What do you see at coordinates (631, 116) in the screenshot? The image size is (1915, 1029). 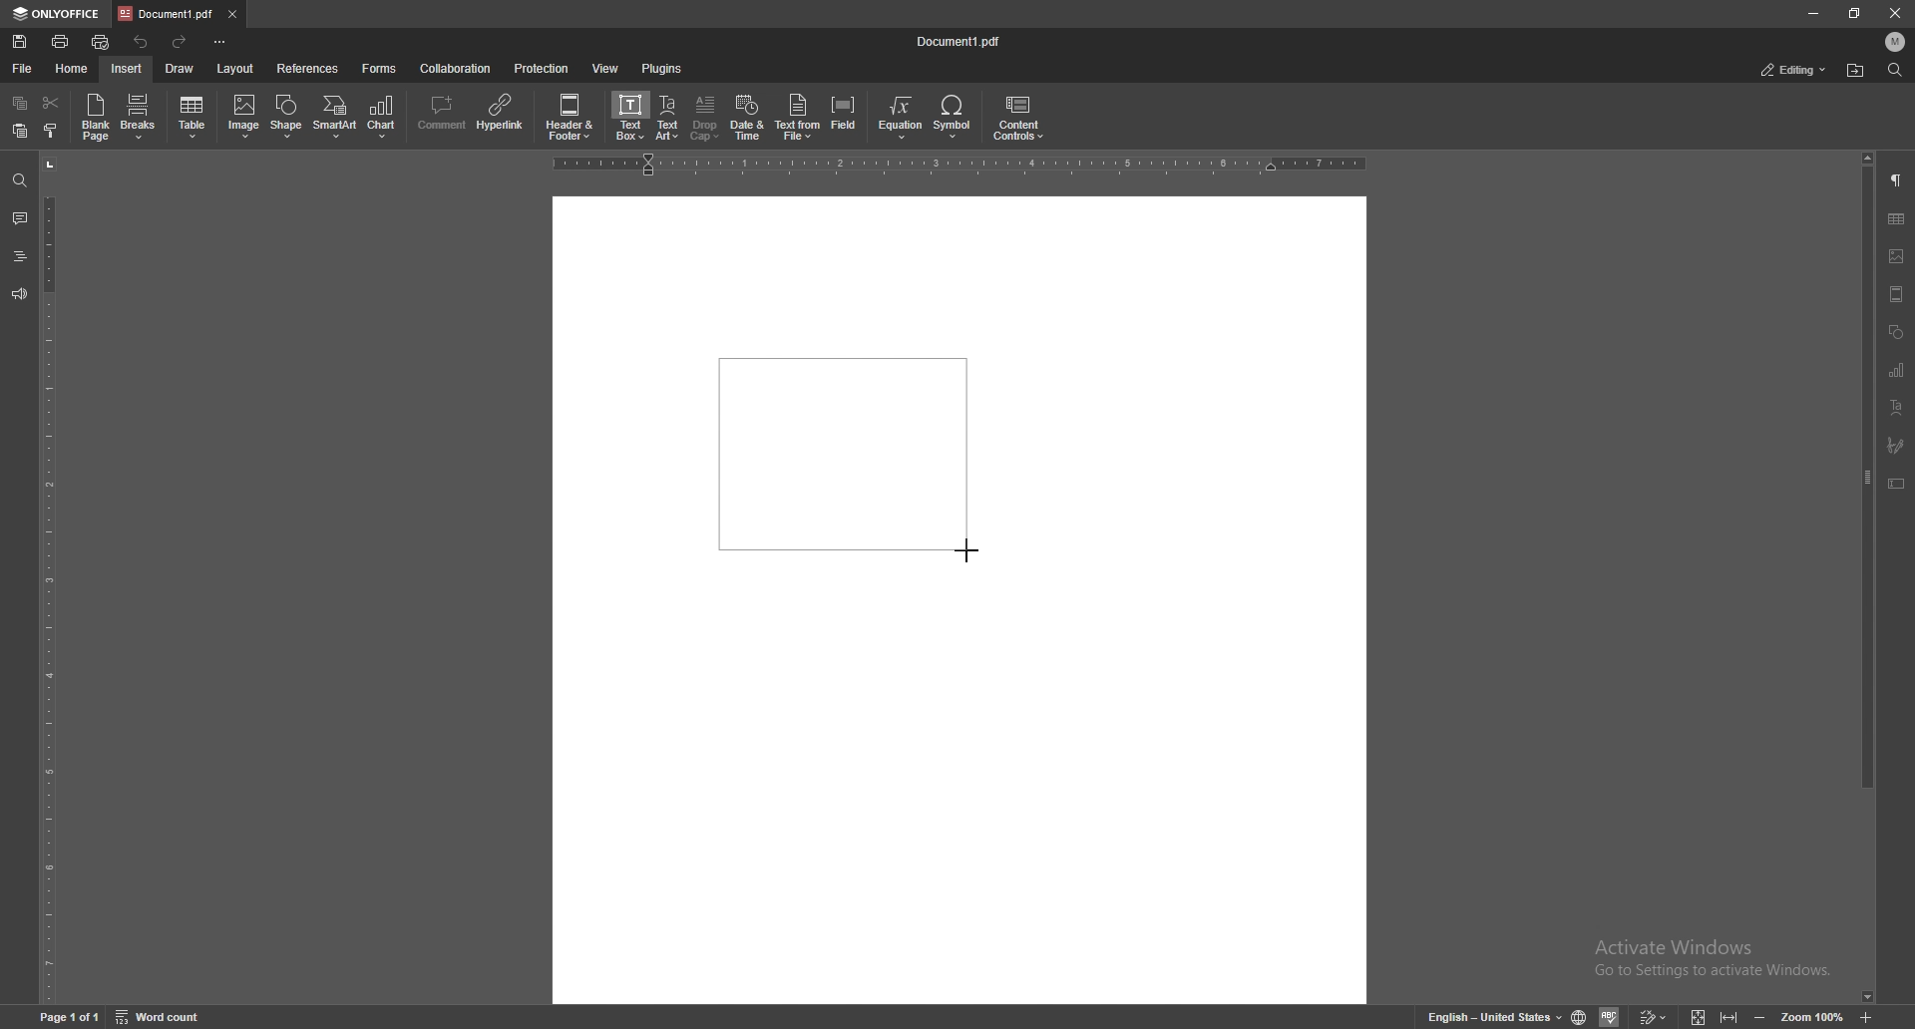 I see `text box` at bounding box center [631, 116].